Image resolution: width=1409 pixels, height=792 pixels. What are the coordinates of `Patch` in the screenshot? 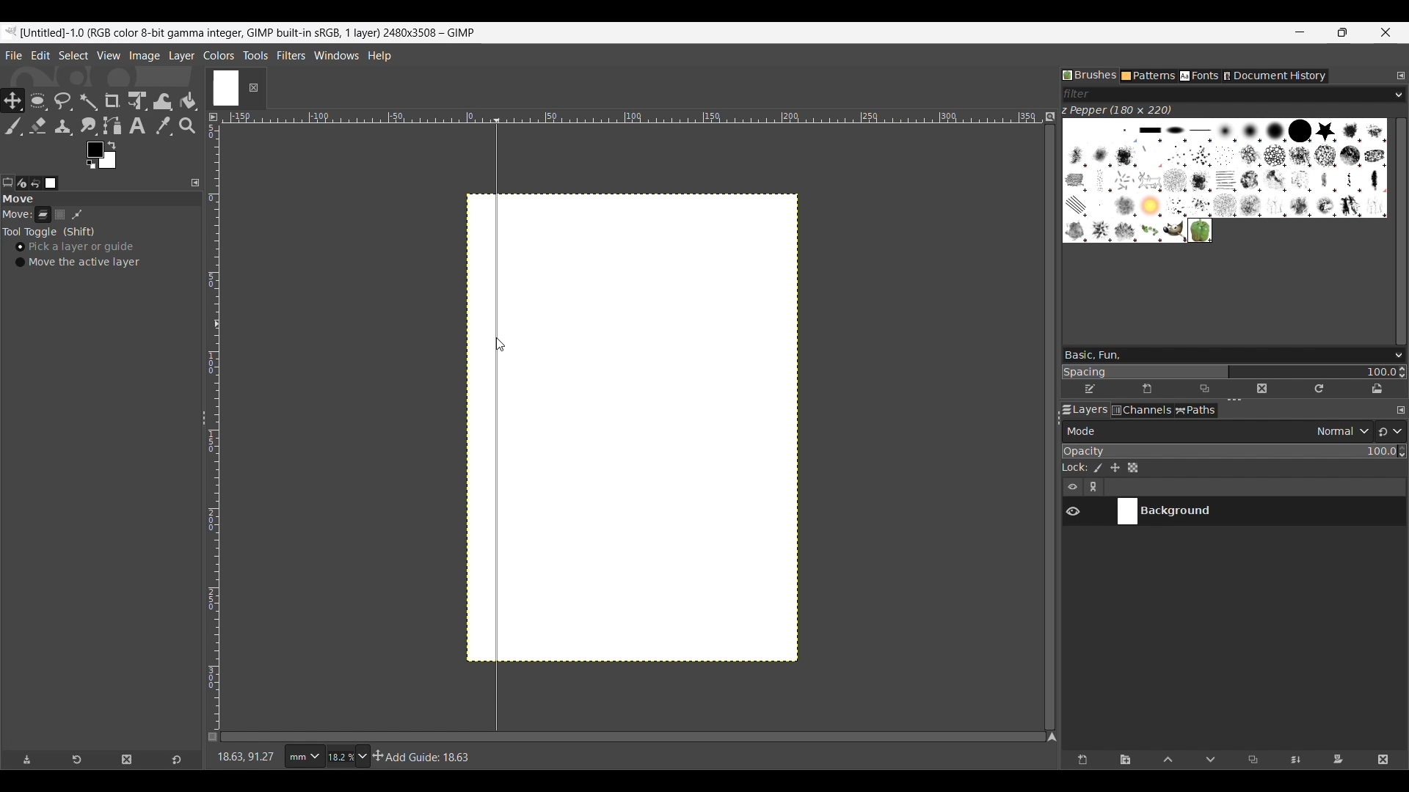 It's located at (82, 215).